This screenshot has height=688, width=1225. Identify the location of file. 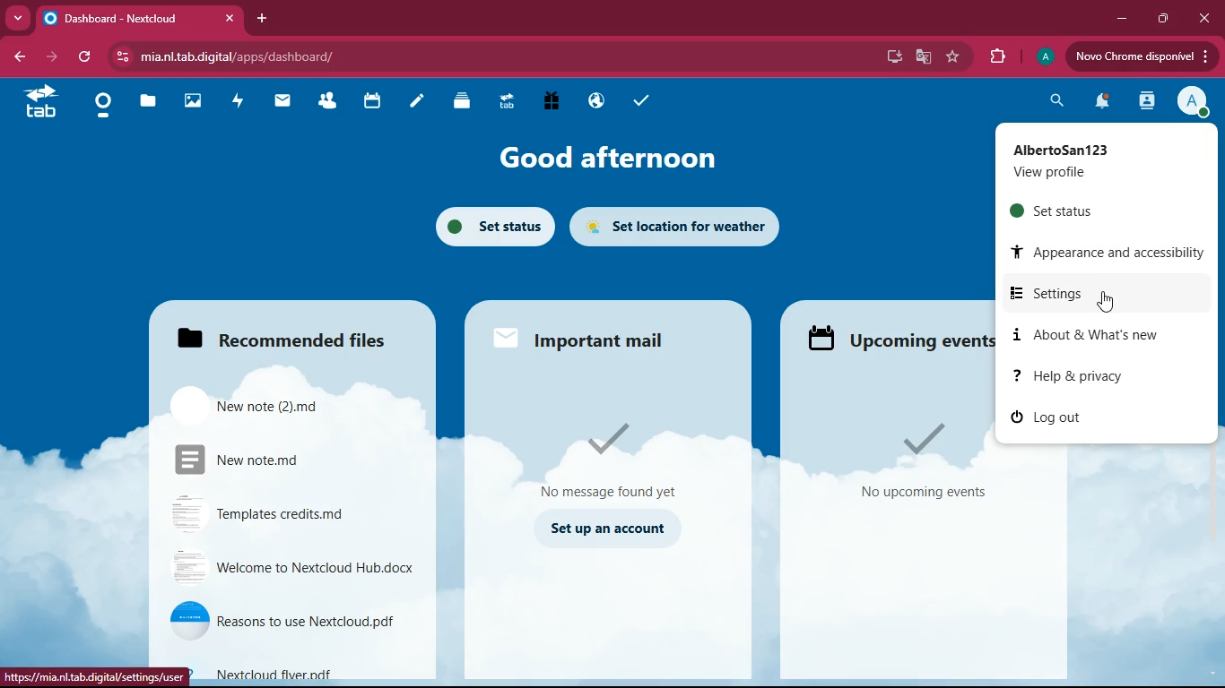
(291, 567).